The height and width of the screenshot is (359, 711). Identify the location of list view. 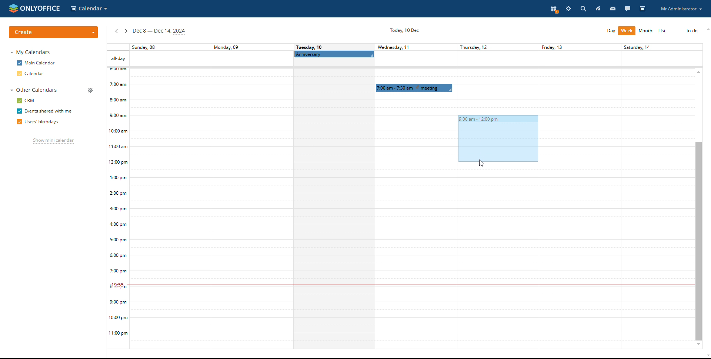
(662, 31).